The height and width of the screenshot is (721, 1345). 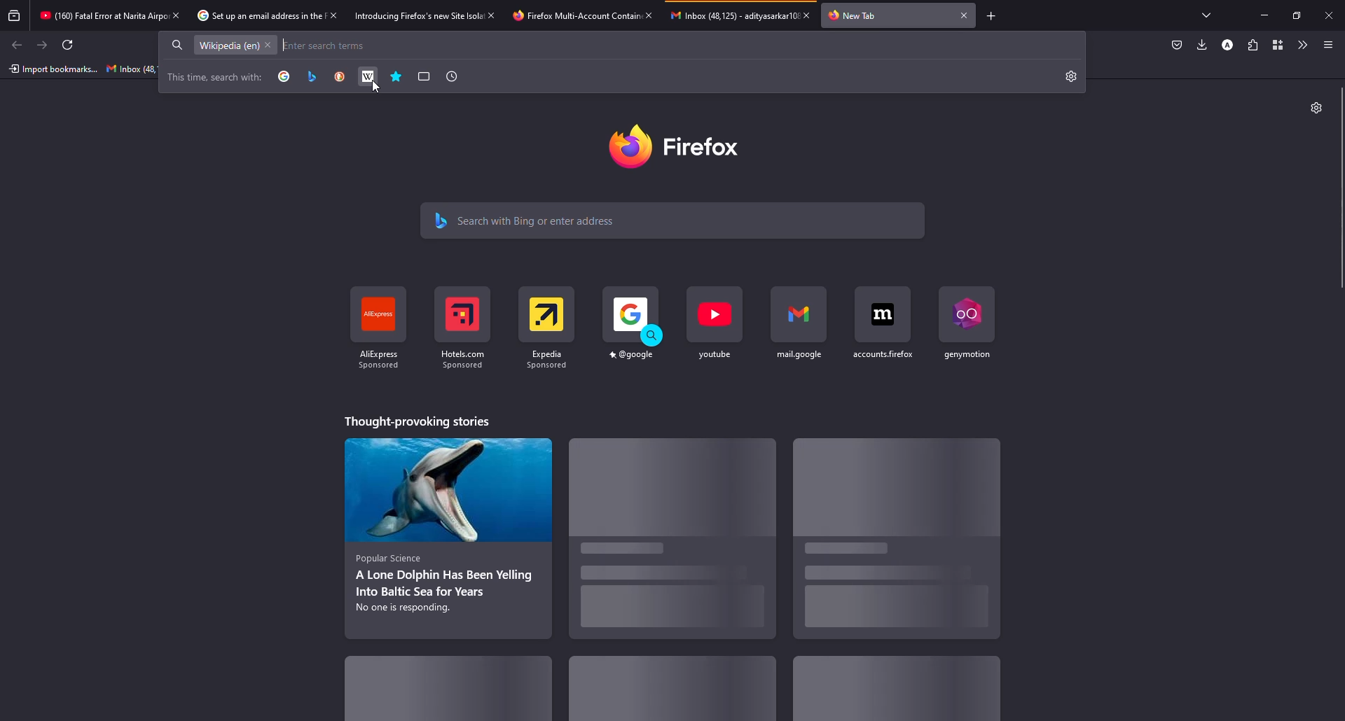 I want to click on shortcut, so click(x=716, y=332).